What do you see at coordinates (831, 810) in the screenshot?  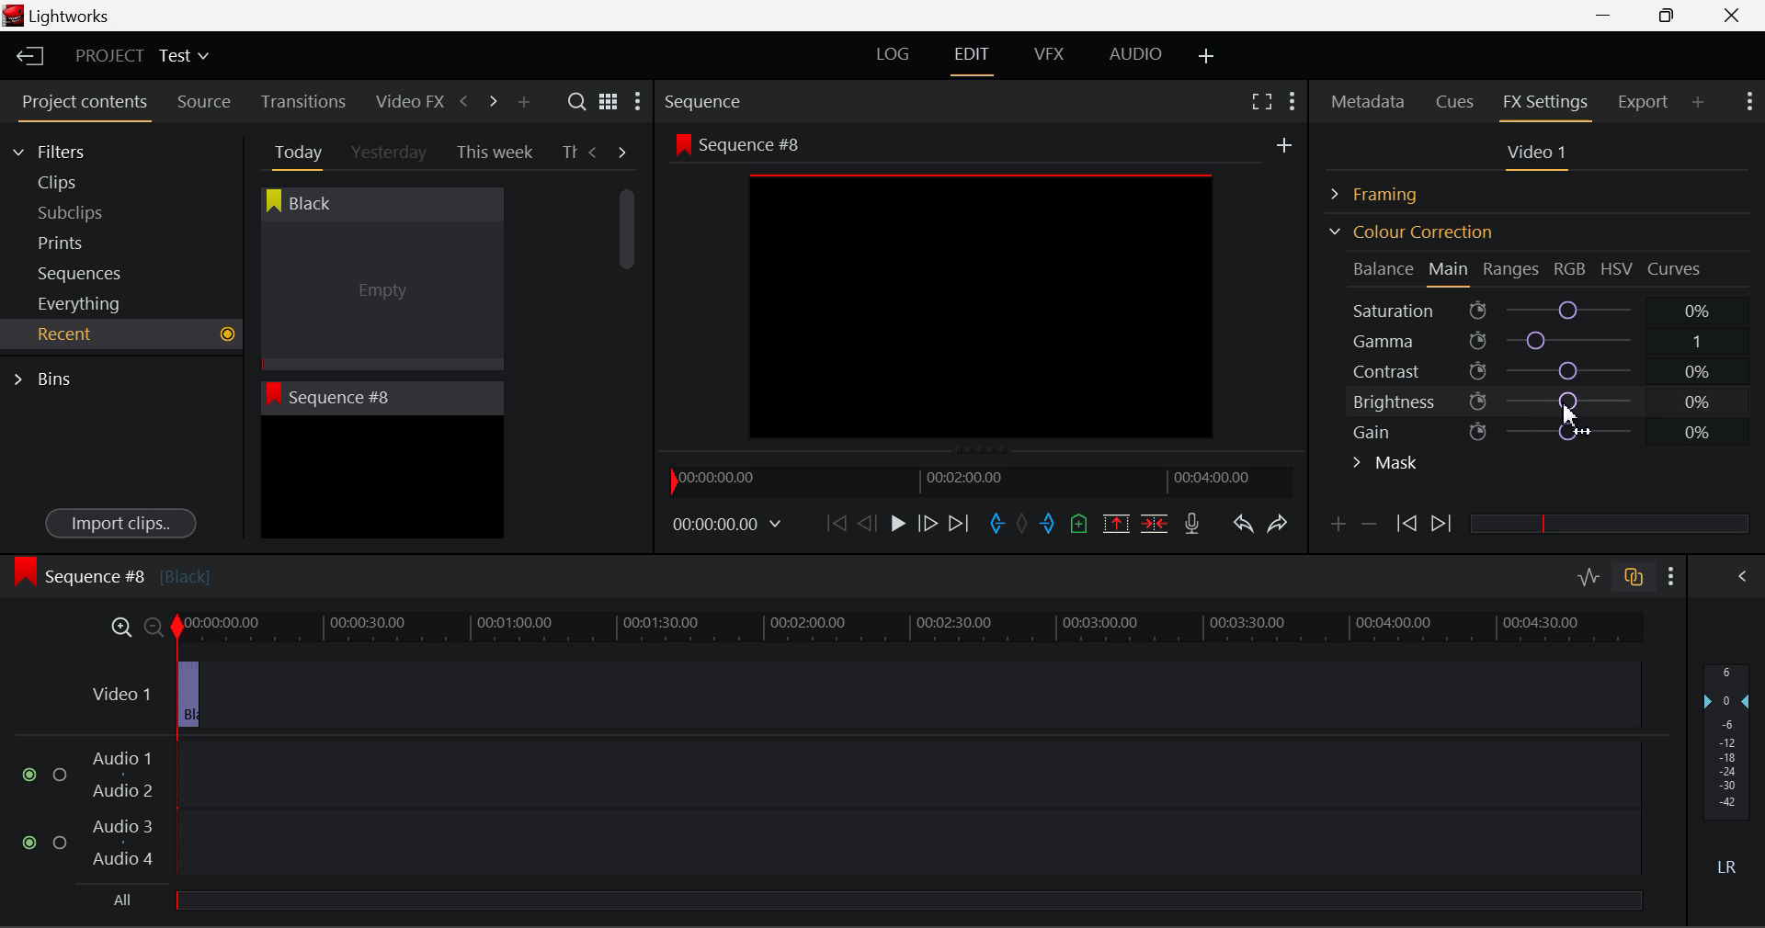 I see `Audio Input Fields` at bounding box center [831, 810].